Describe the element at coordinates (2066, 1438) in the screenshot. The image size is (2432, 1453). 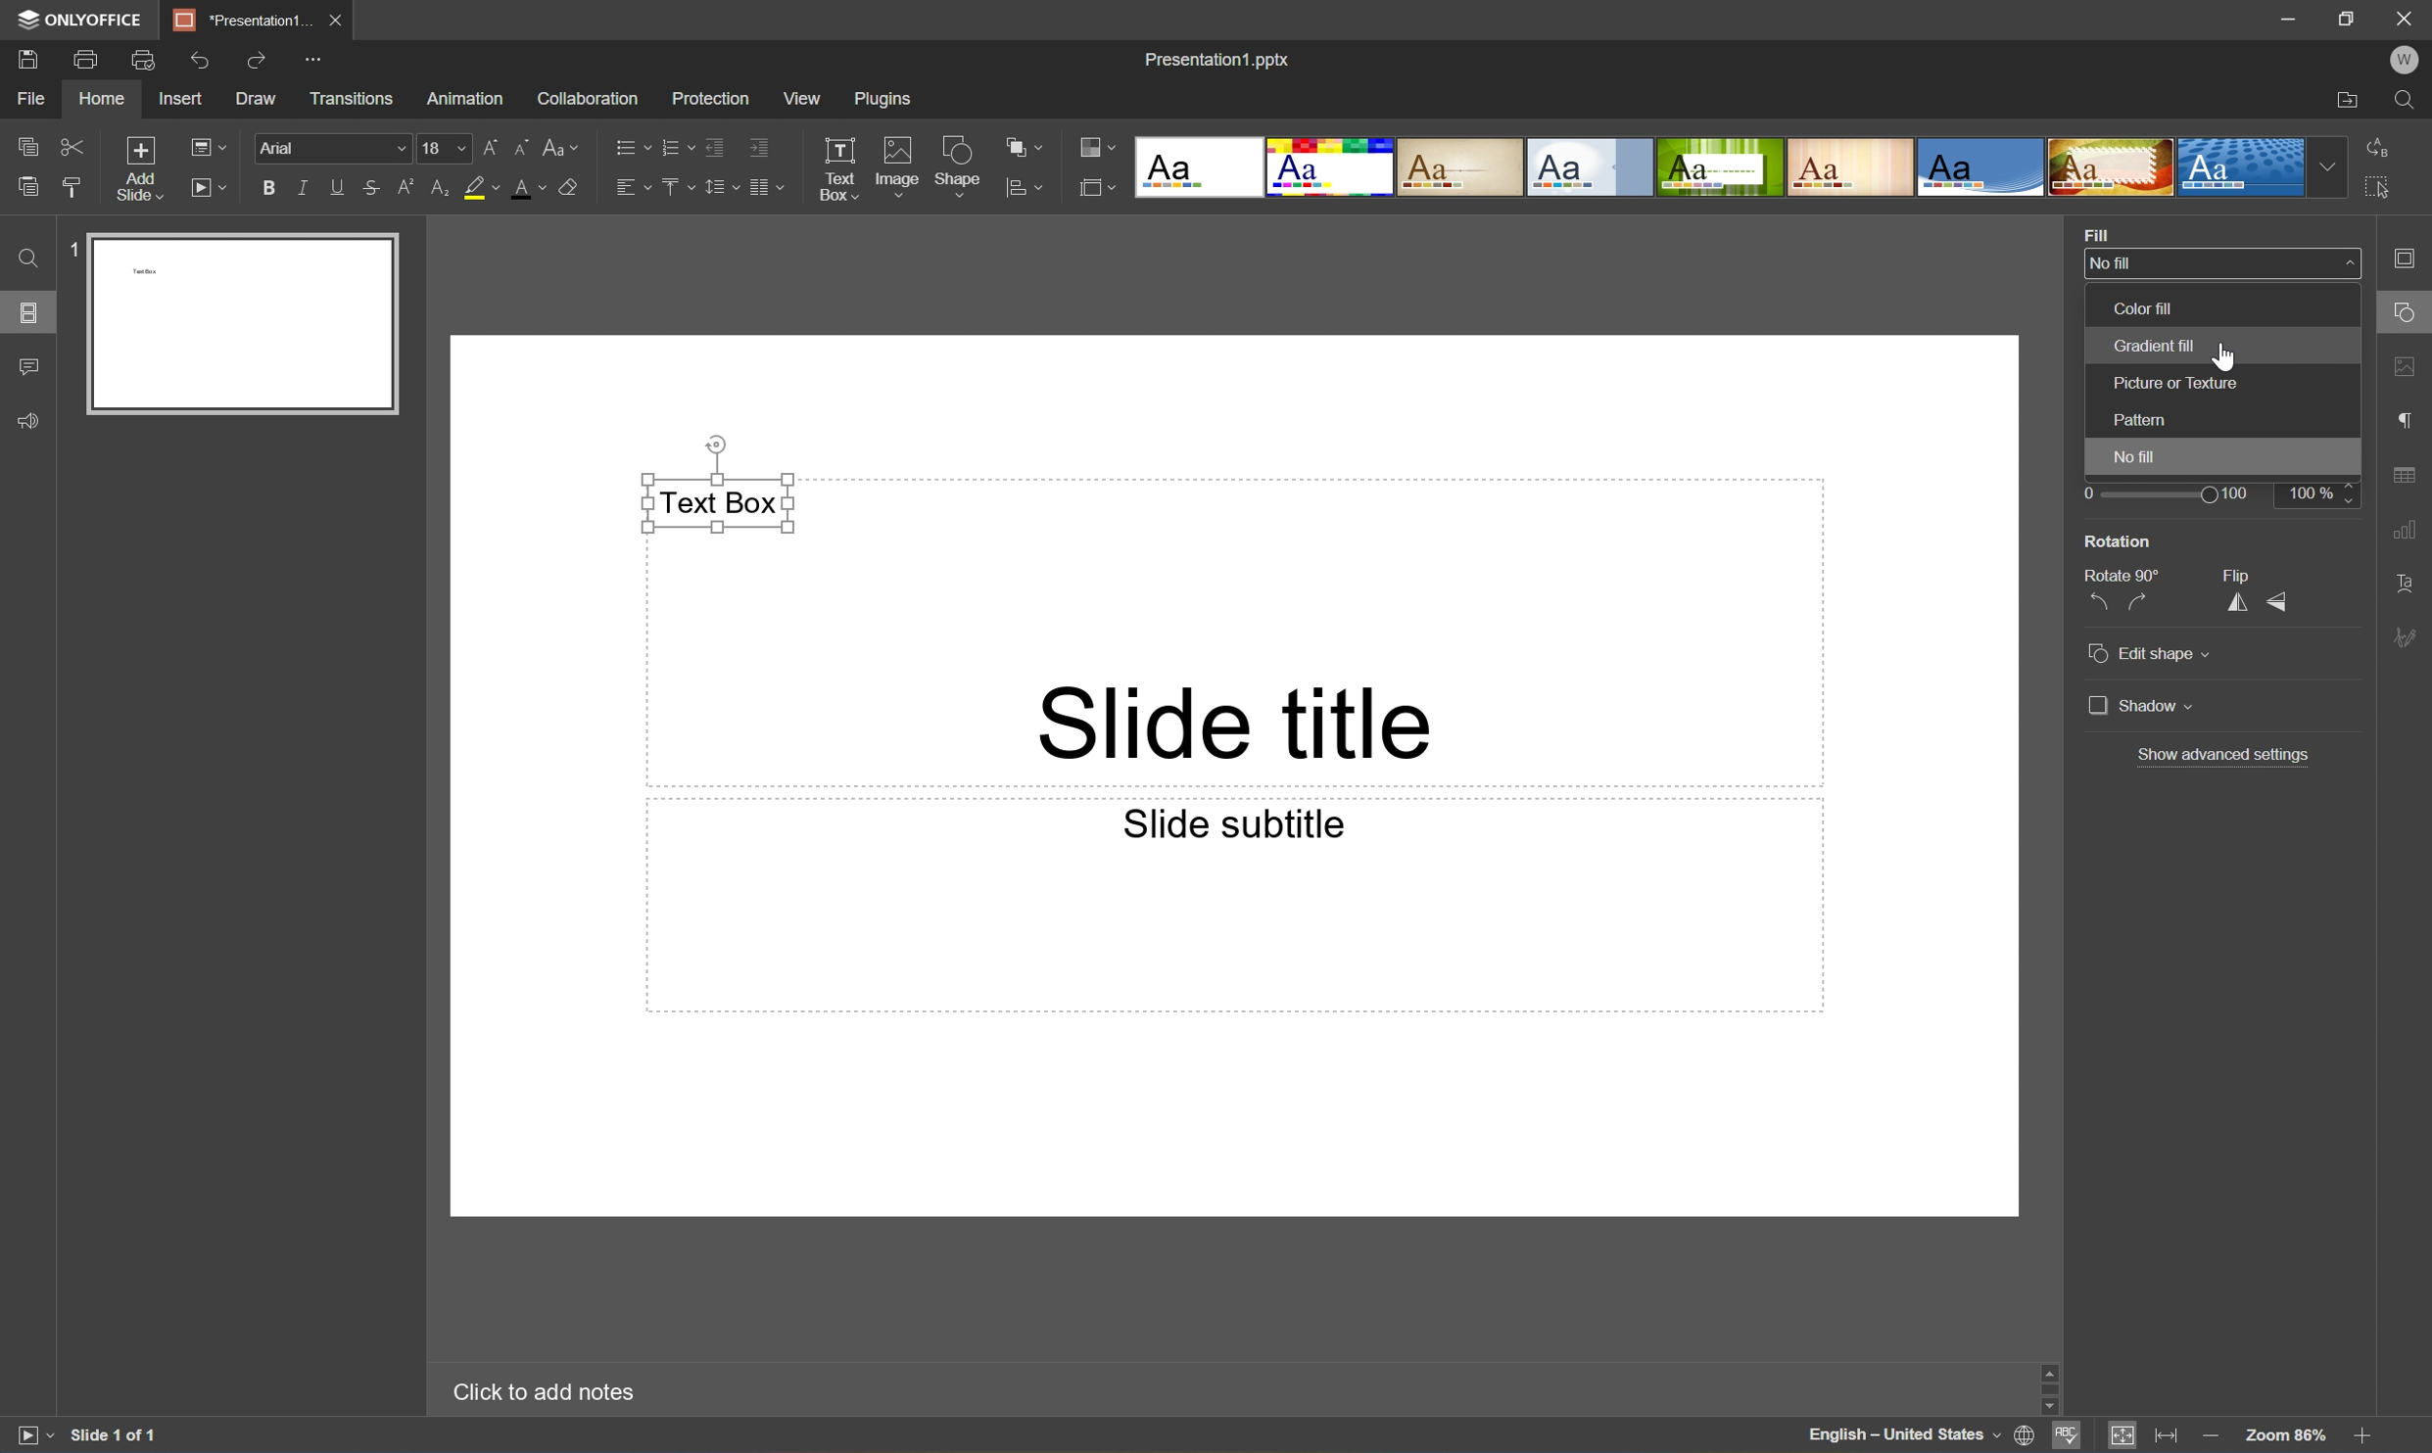
I see `Spell checking` at that location.